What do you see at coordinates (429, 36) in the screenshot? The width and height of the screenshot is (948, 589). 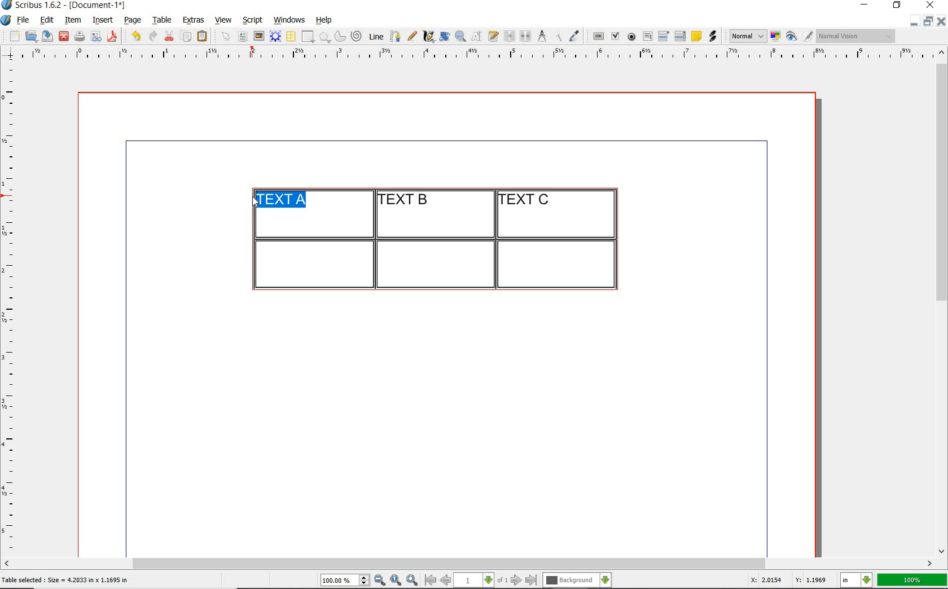 I see `calligraphic line` at bounding box center [429, 36].